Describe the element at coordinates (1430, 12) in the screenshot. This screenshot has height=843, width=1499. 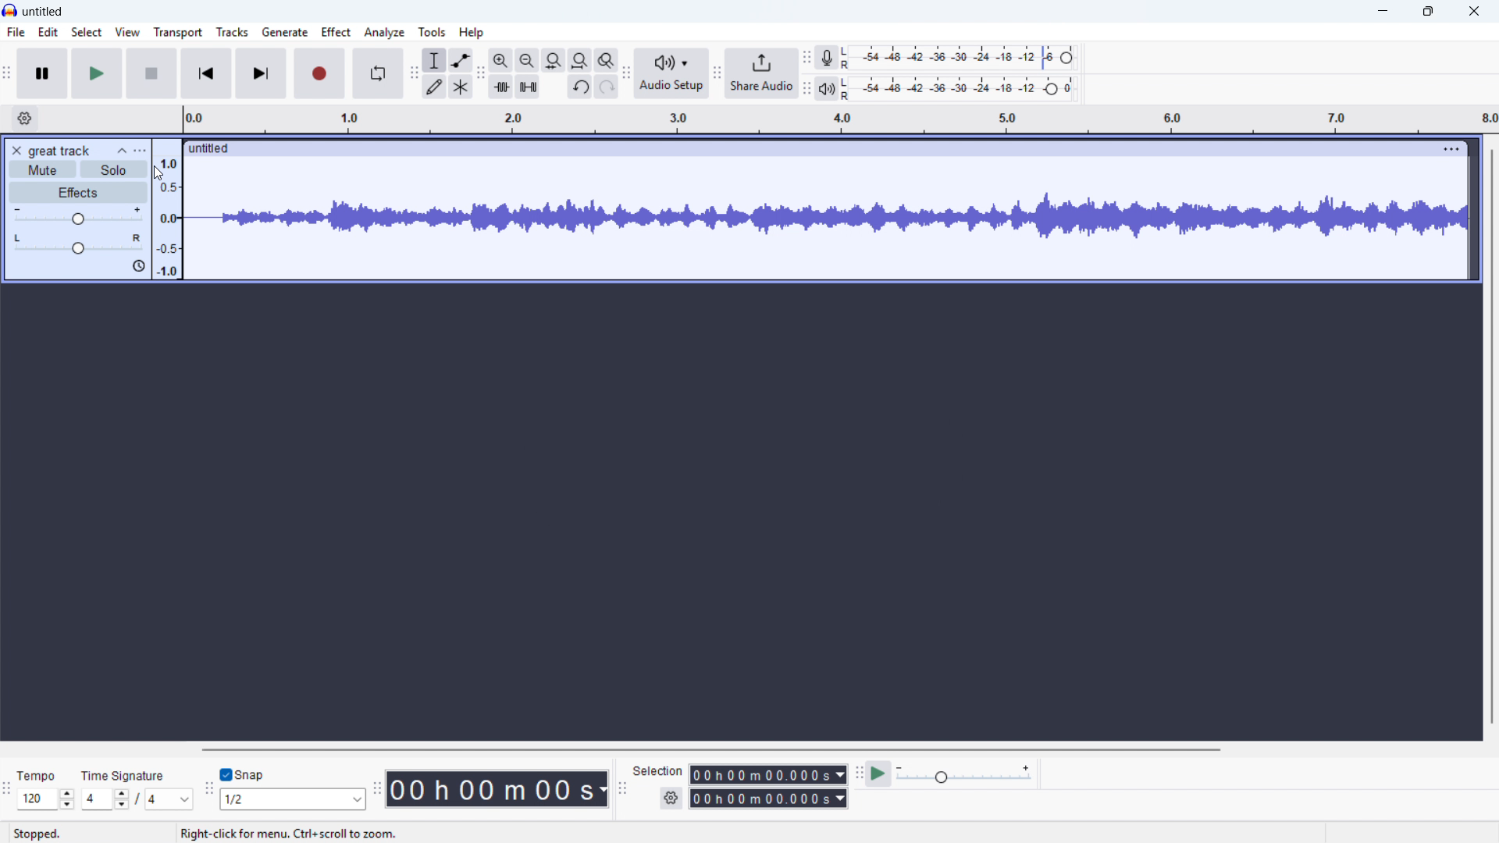
I see `maximise` at that location.